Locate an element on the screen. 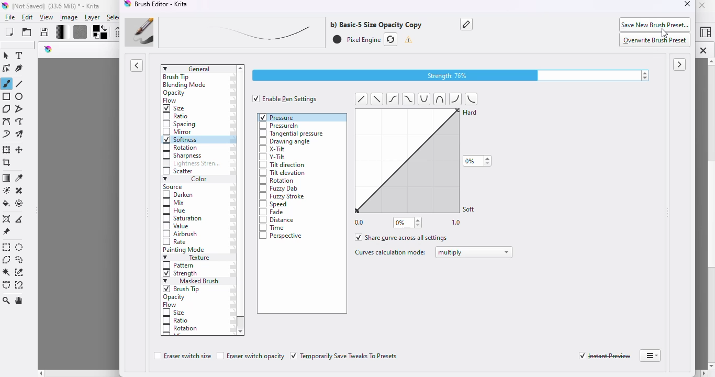  [Not Saved] (33.6 MiB) * - Krita is located at coordinates (61, 6).